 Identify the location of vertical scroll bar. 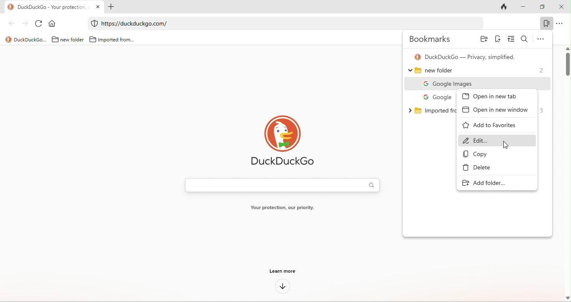
(566, 64).